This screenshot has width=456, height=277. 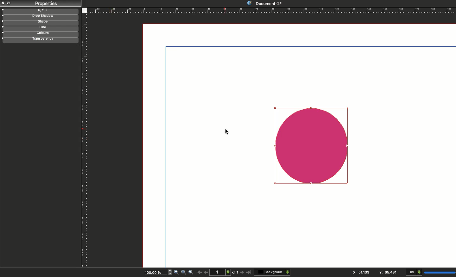 What do you see at coordinates (40, 10) in the screenshot?
I see `X, y, z` at bounding box center [40, 10].